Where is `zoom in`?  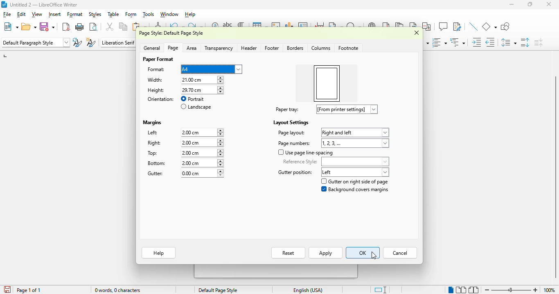
zoom in is located at coordinates (536, 290).